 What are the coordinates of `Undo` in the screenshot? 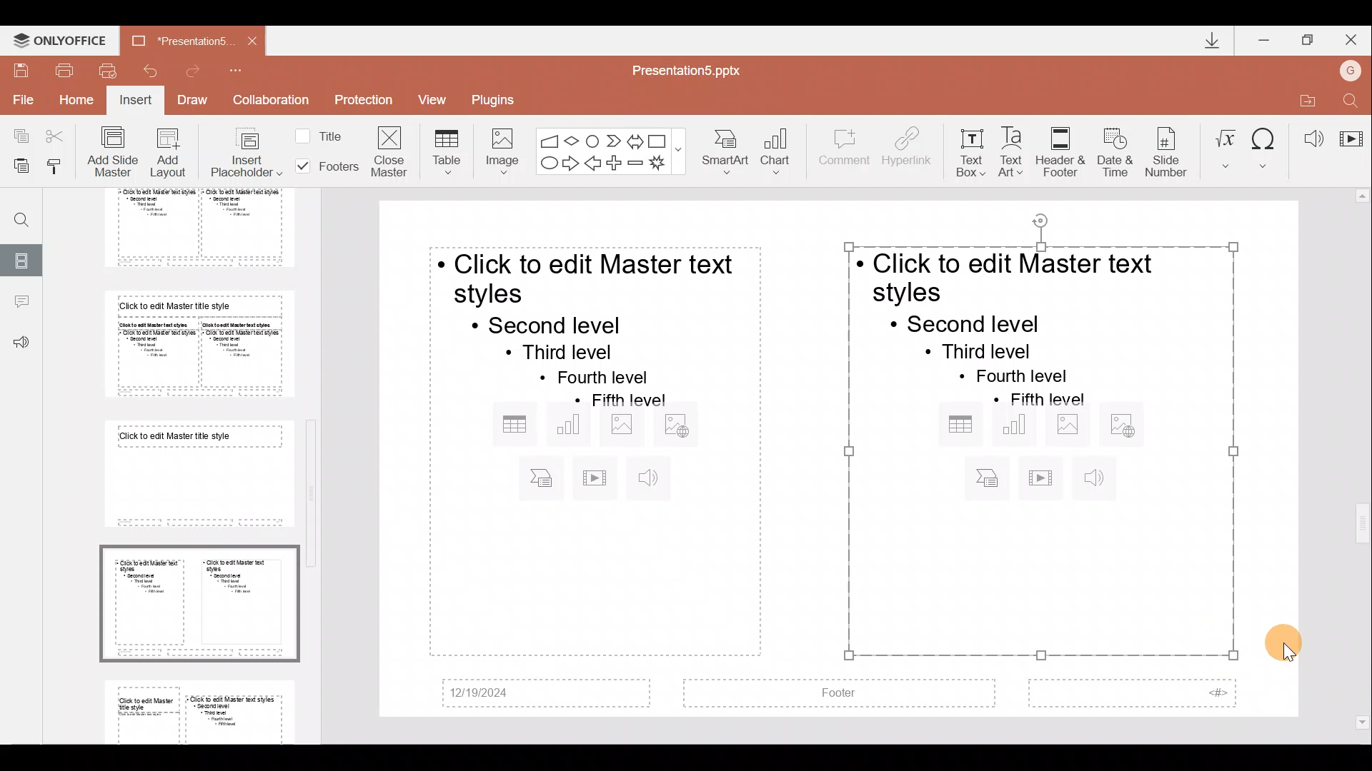 It's located at (149, 70).